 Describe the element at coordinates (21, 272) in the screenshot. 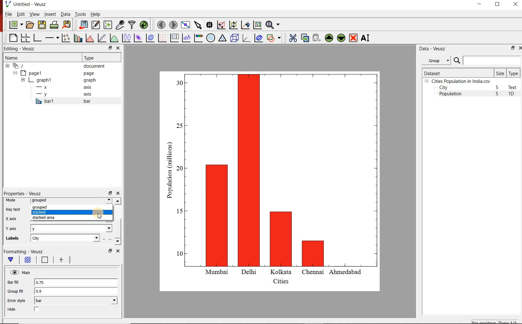

I see `Main` at that location.